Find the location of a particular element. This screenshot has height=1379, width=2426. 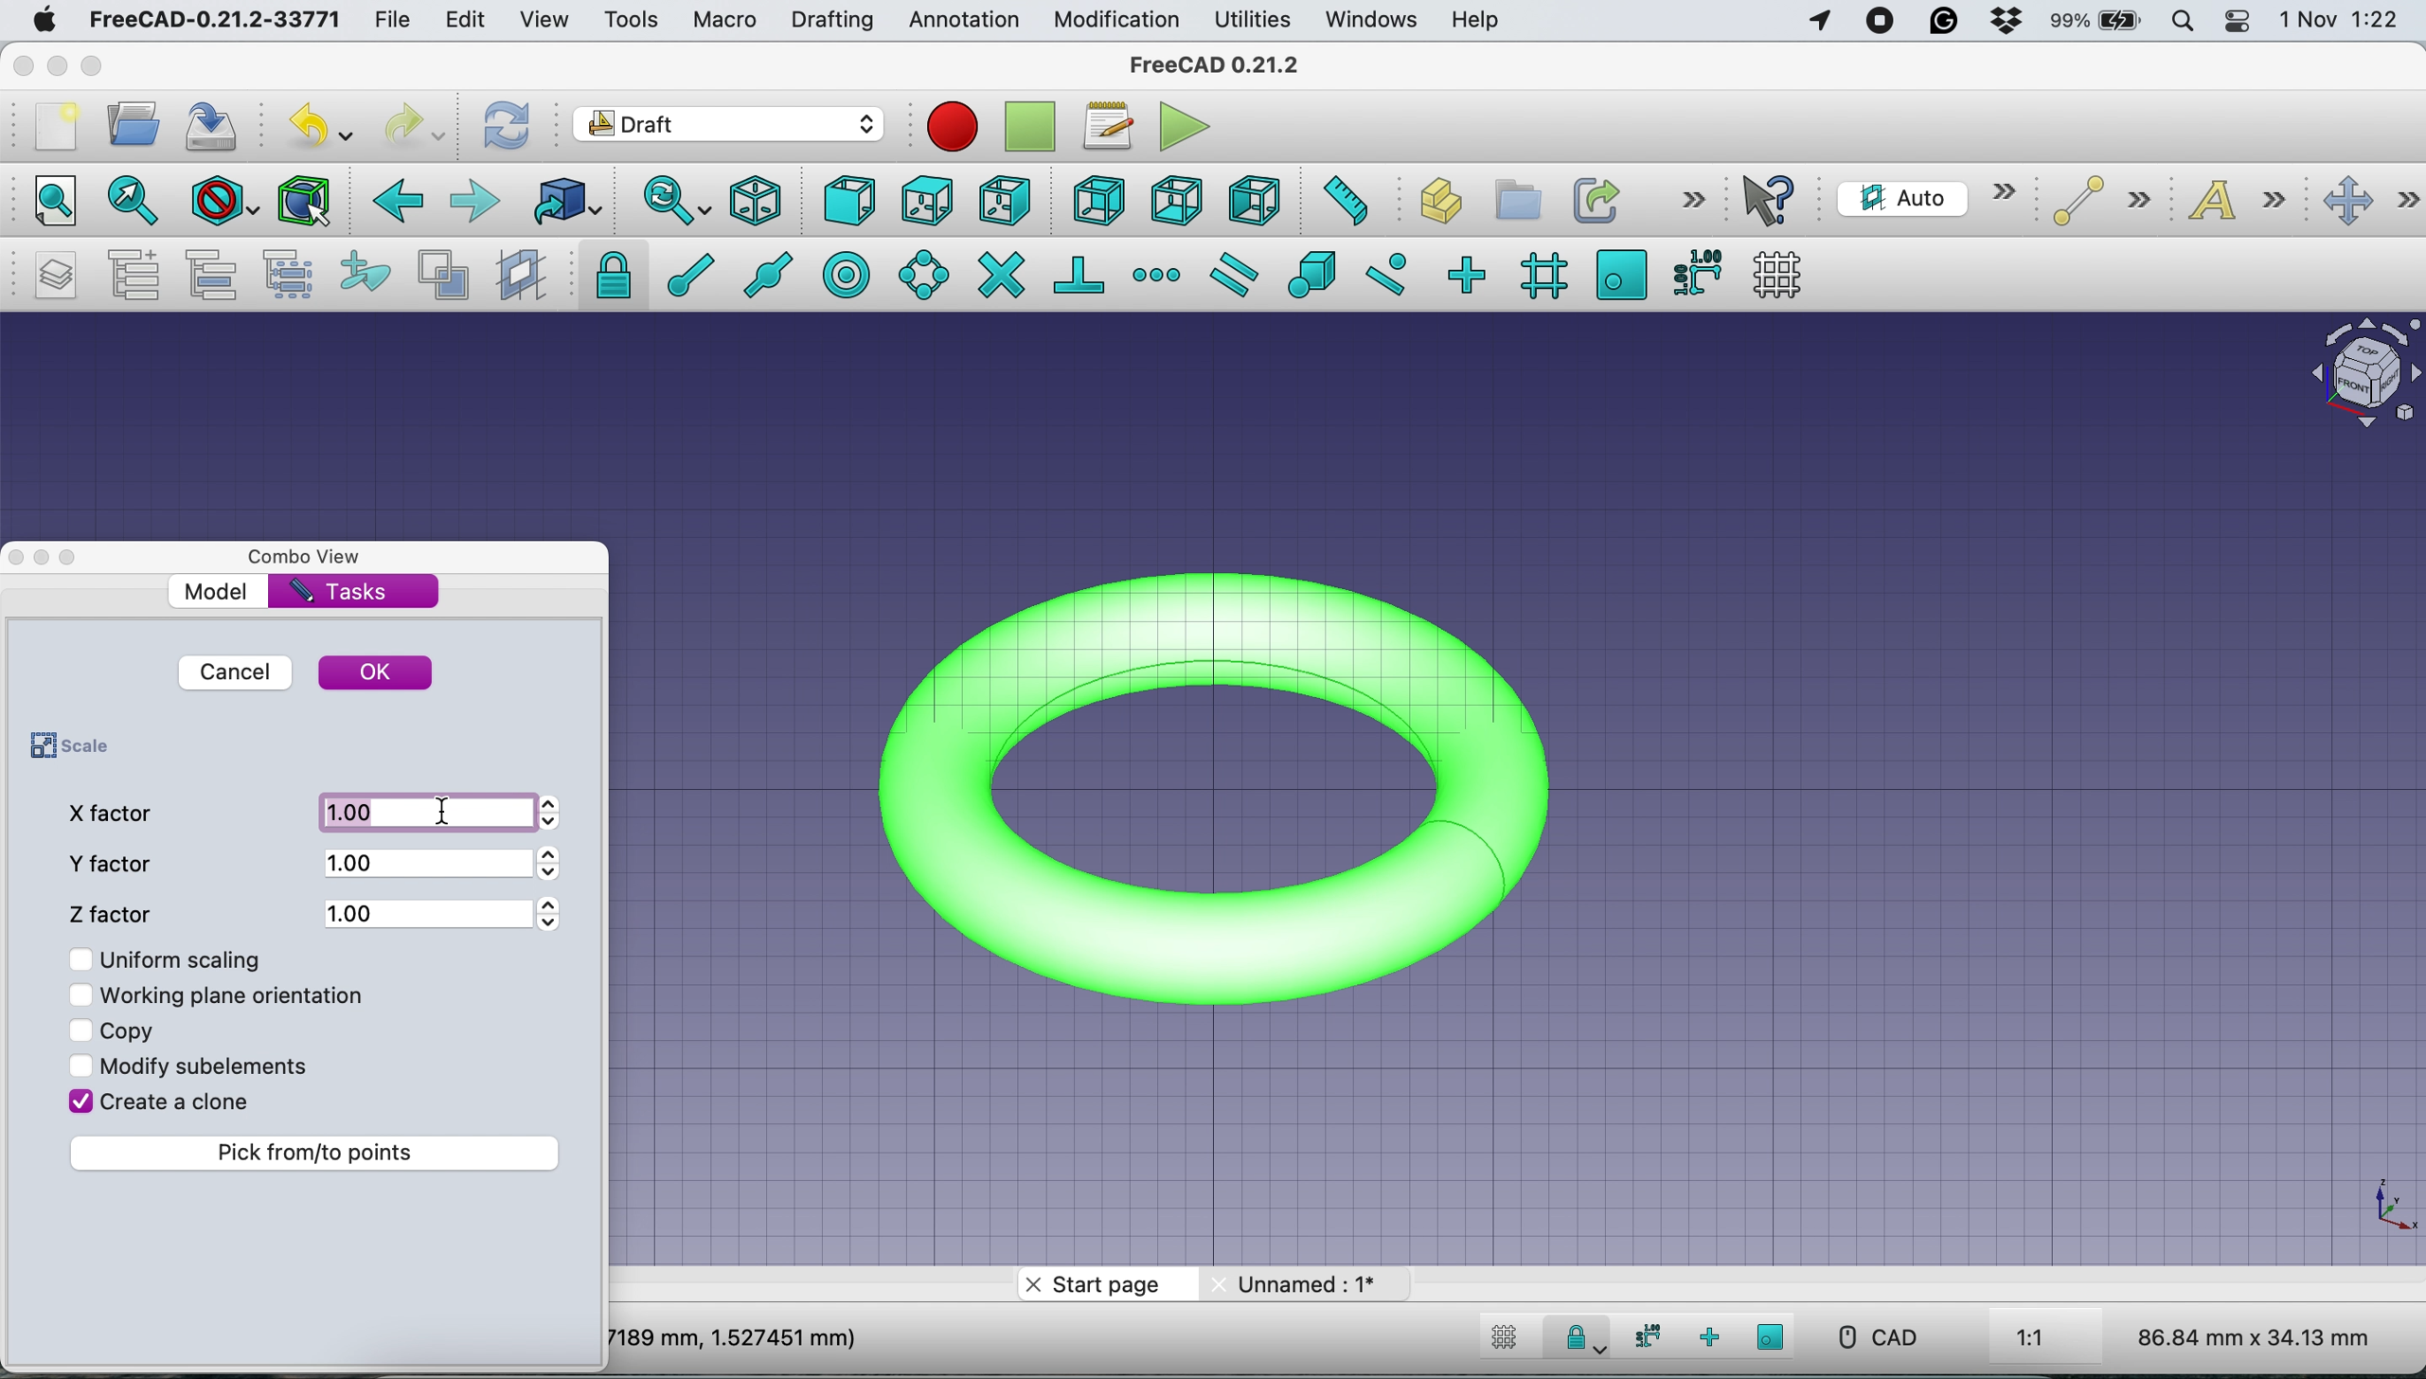

Checkbox is located at coordinates (79, 1099).